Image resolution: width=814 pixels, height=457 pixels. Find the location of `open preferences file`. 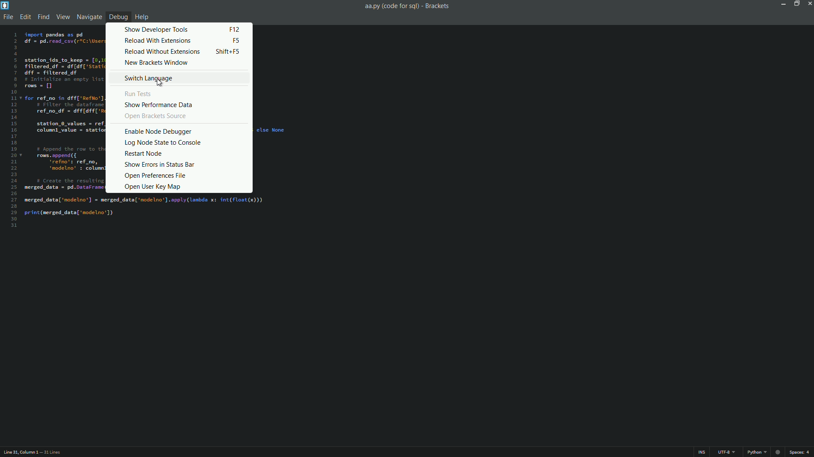

open preferences file is located at coordinates (154, 176).